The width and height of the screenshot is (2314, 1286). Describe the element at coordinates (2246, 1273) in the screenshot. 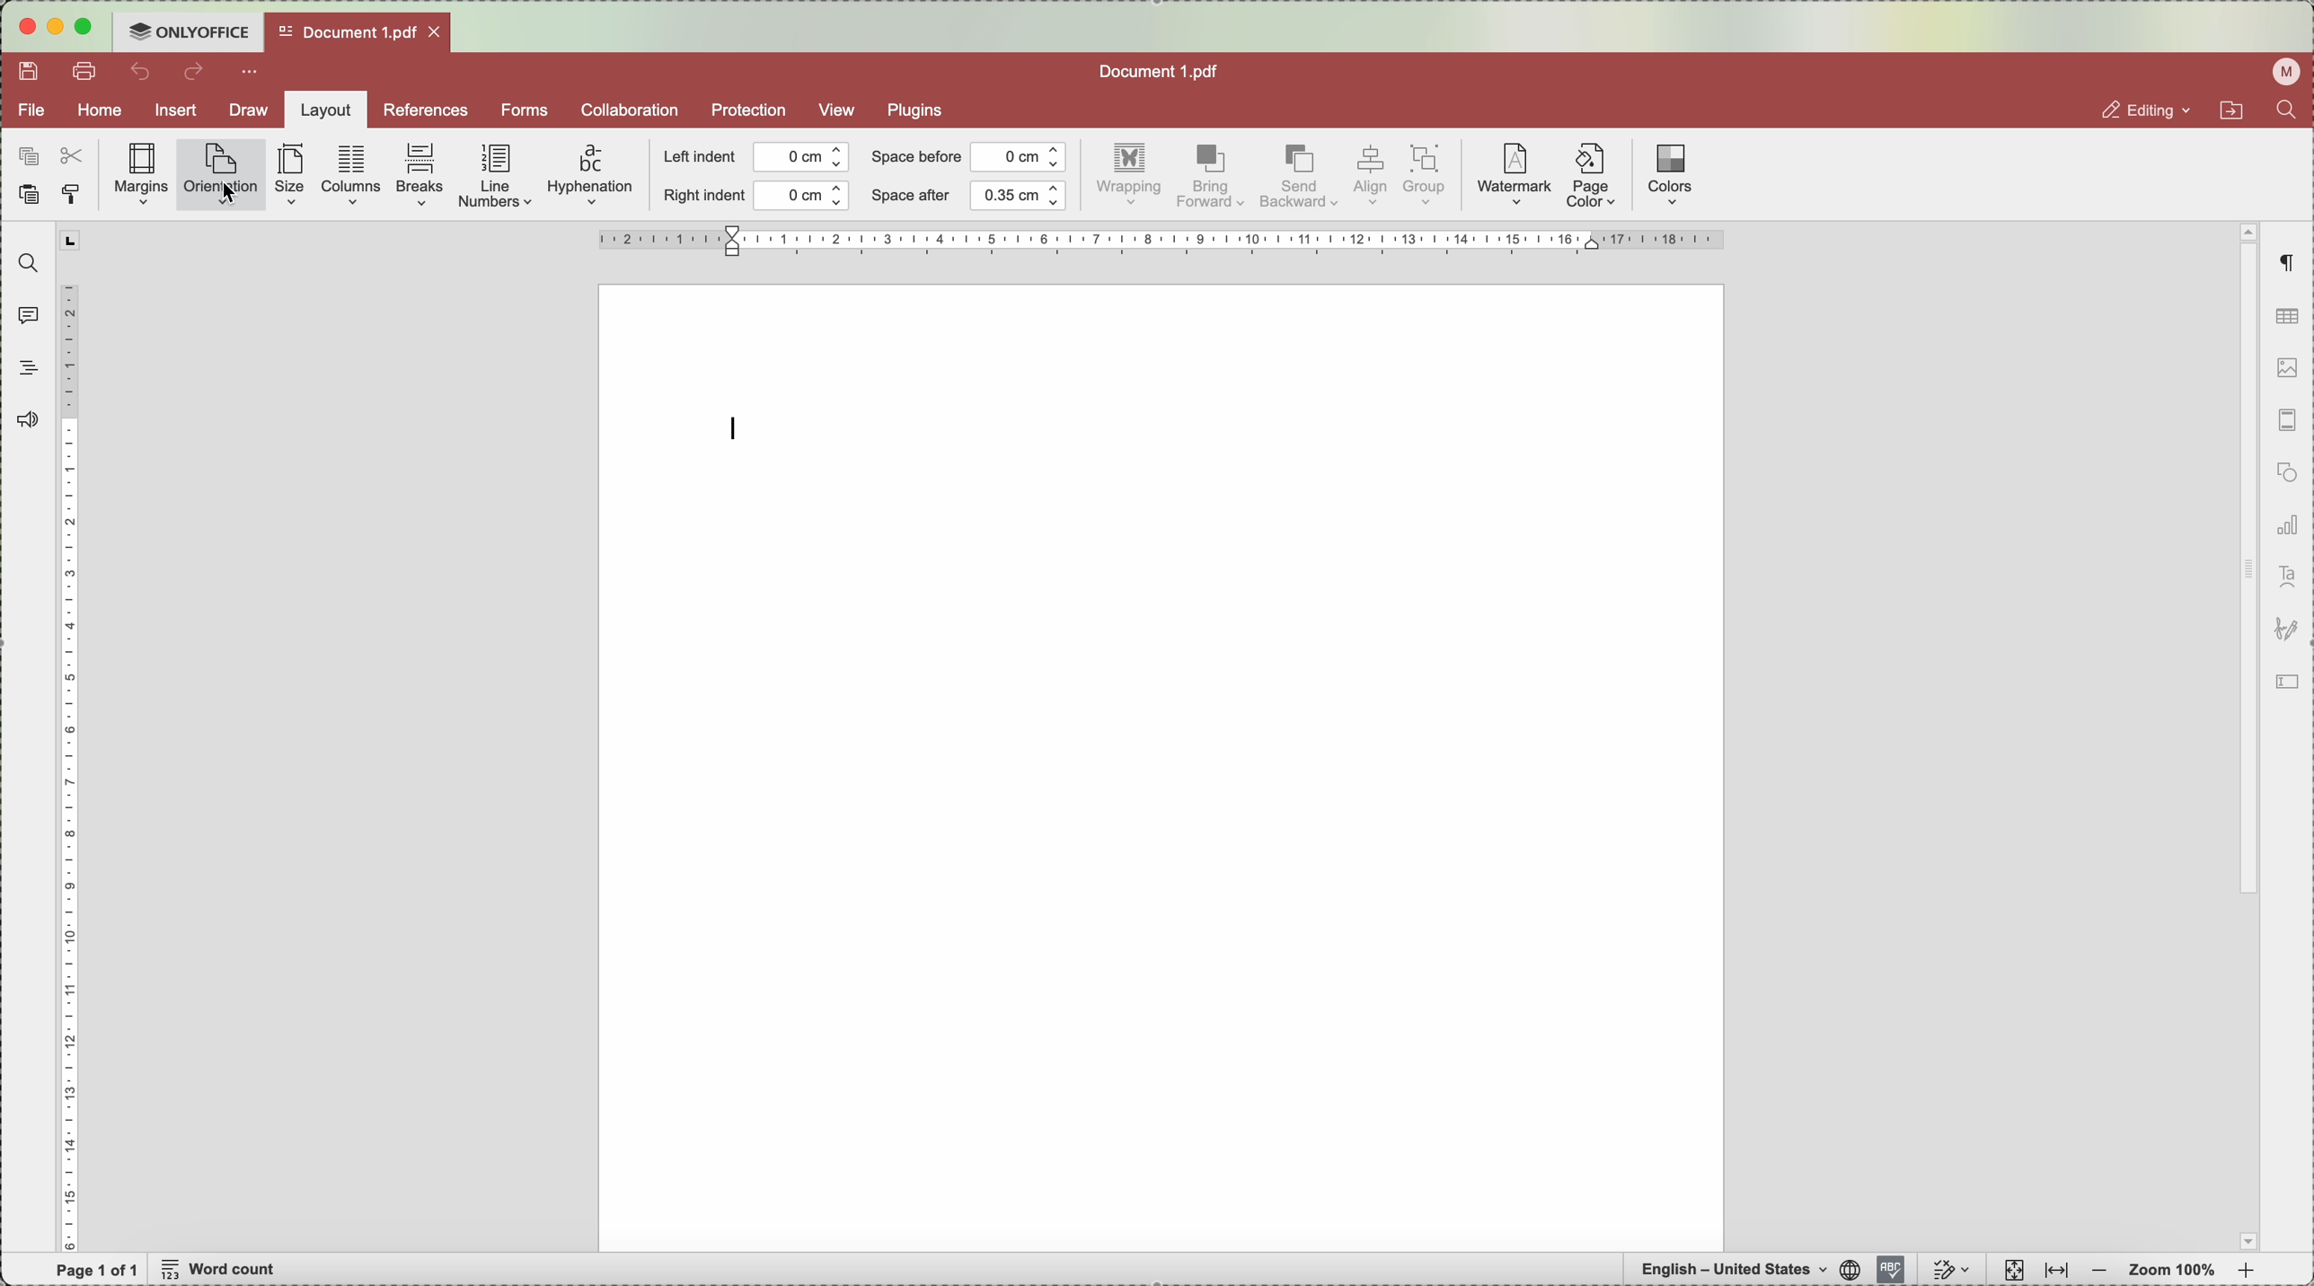

I see `zoom in` at that location.